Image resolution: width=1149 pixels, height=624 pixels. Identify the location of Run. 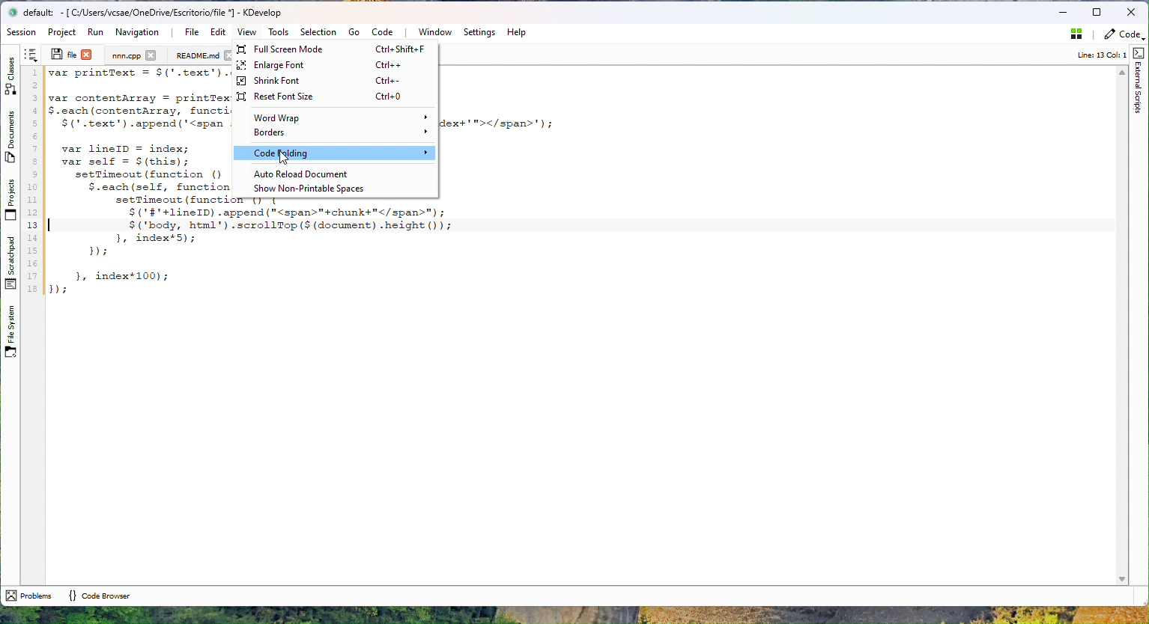
(95, 32).